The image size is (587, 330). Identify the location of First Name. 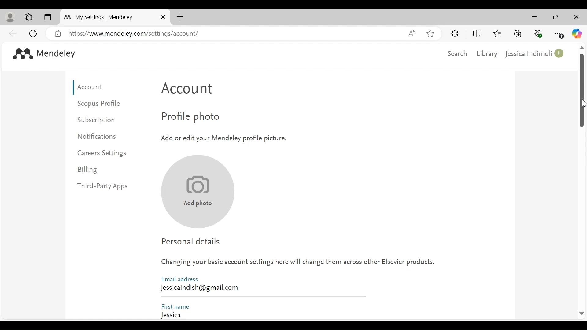
(176, 306).